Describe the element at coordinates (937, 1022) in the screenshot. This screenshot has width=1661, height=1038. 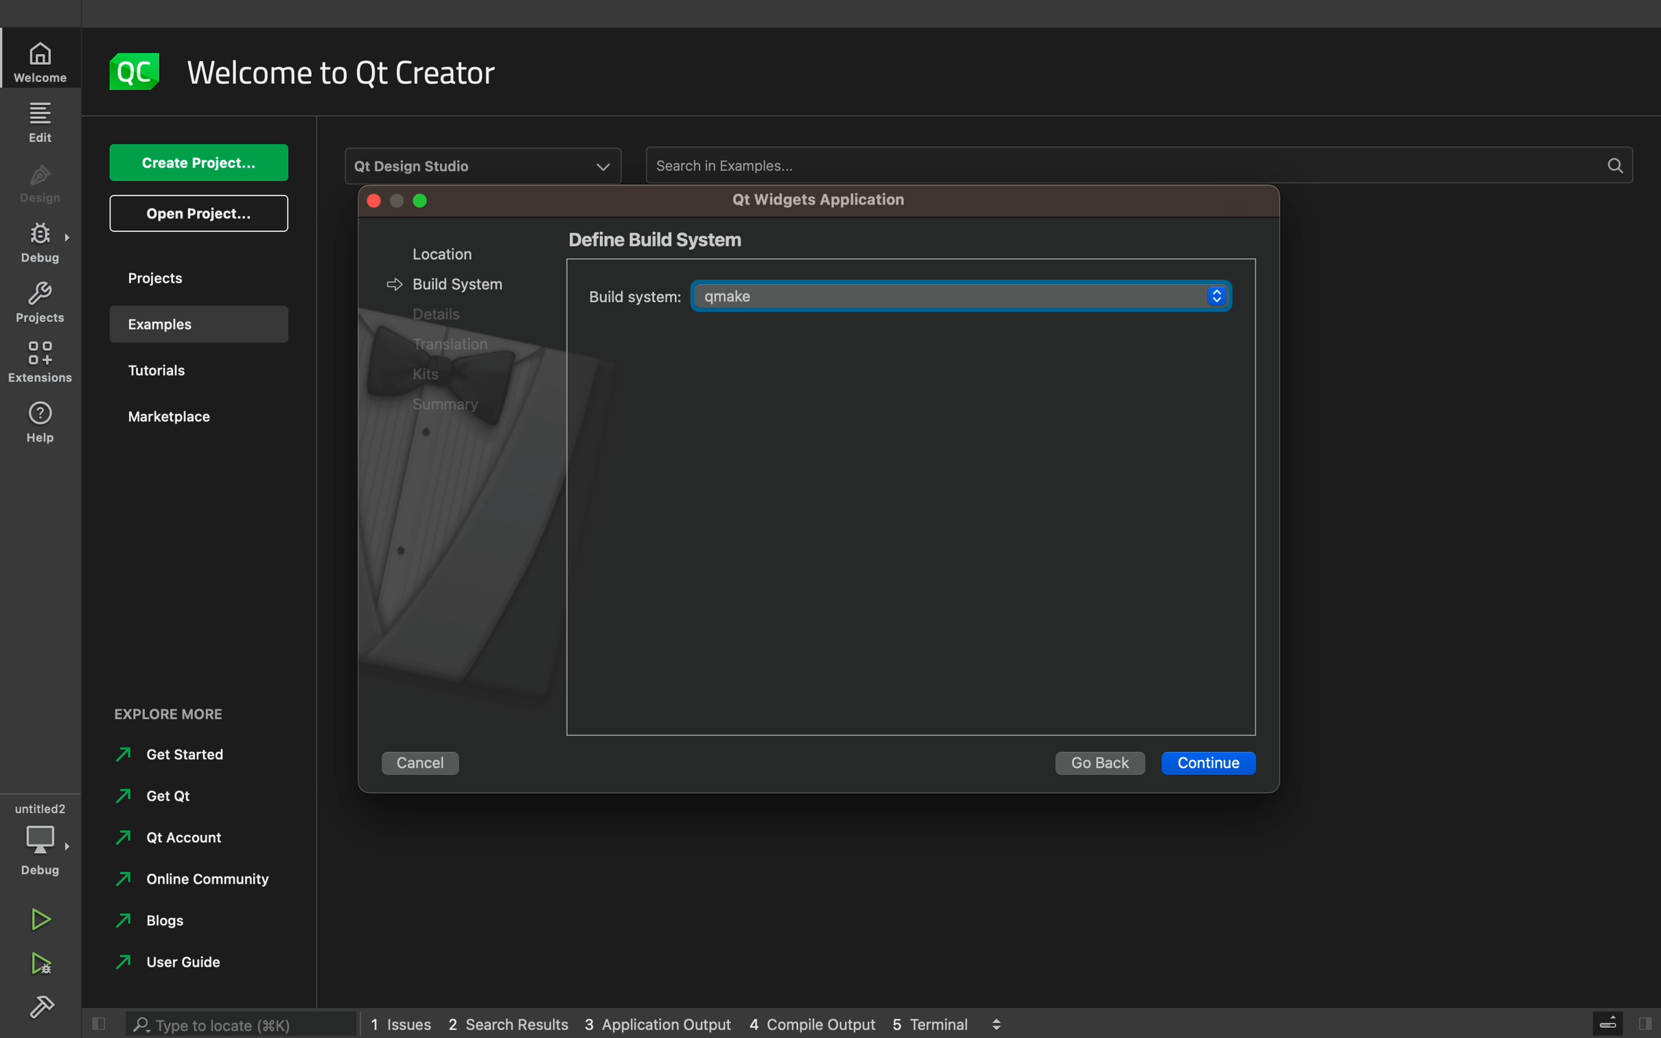
I see `5 terminal` at that location.